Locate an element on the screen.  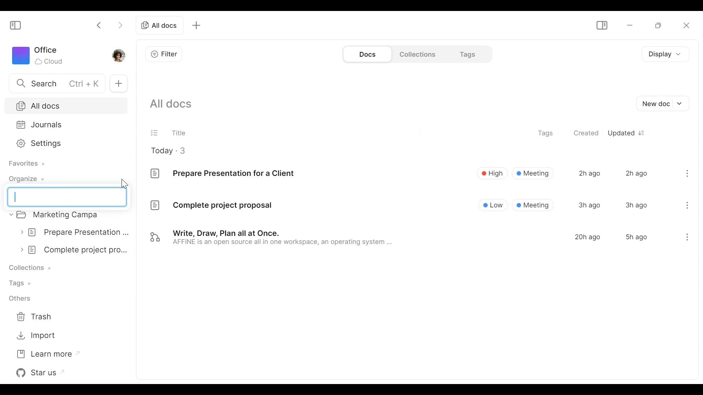
Rename is located at coordinates (67, 197).